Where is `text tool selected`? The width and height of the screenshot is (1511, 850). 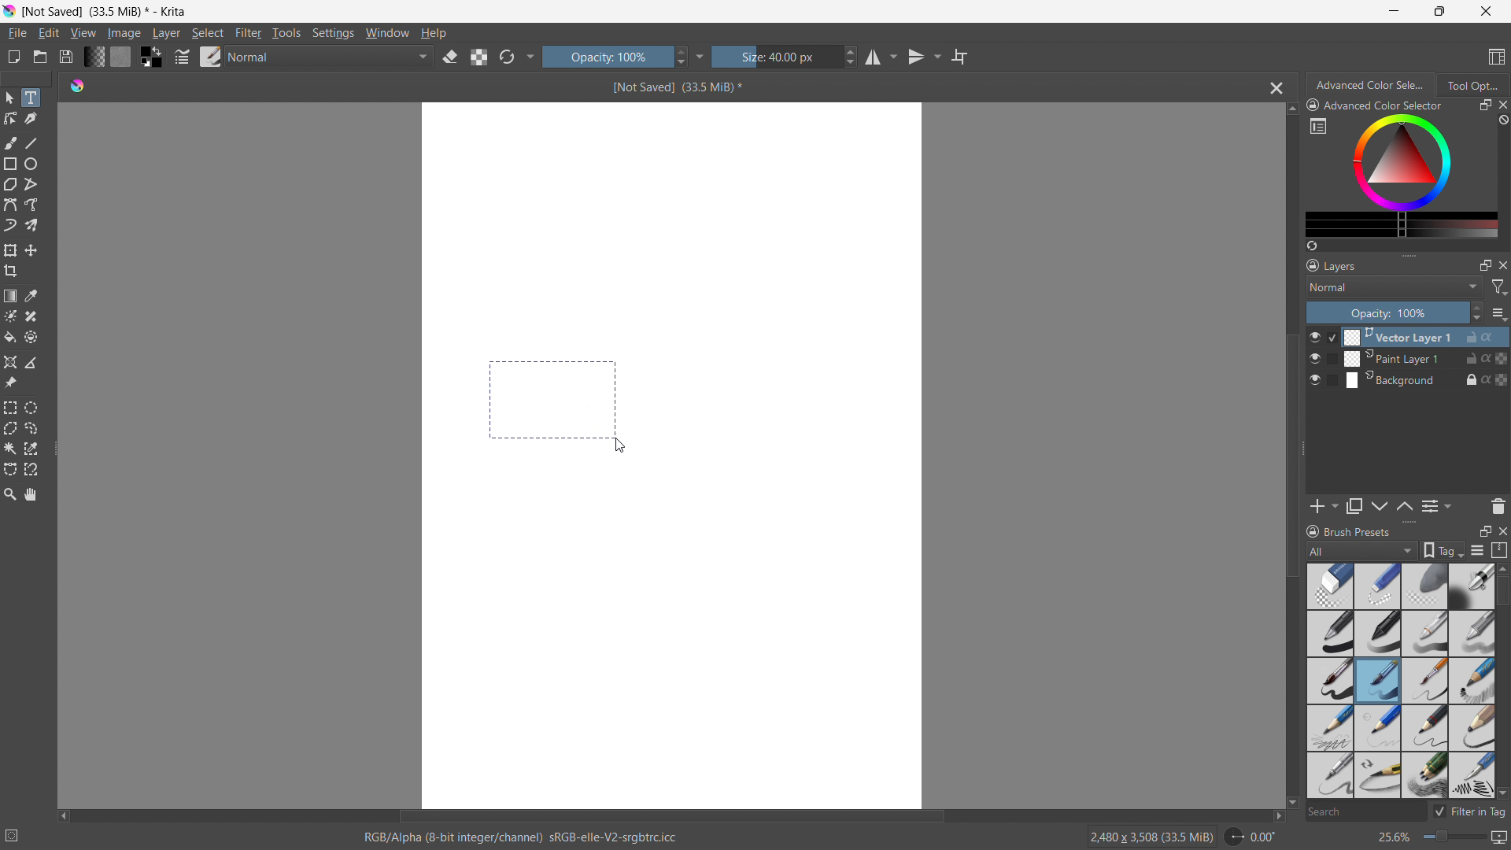 text tool selected is located at coordinates (30, 98).